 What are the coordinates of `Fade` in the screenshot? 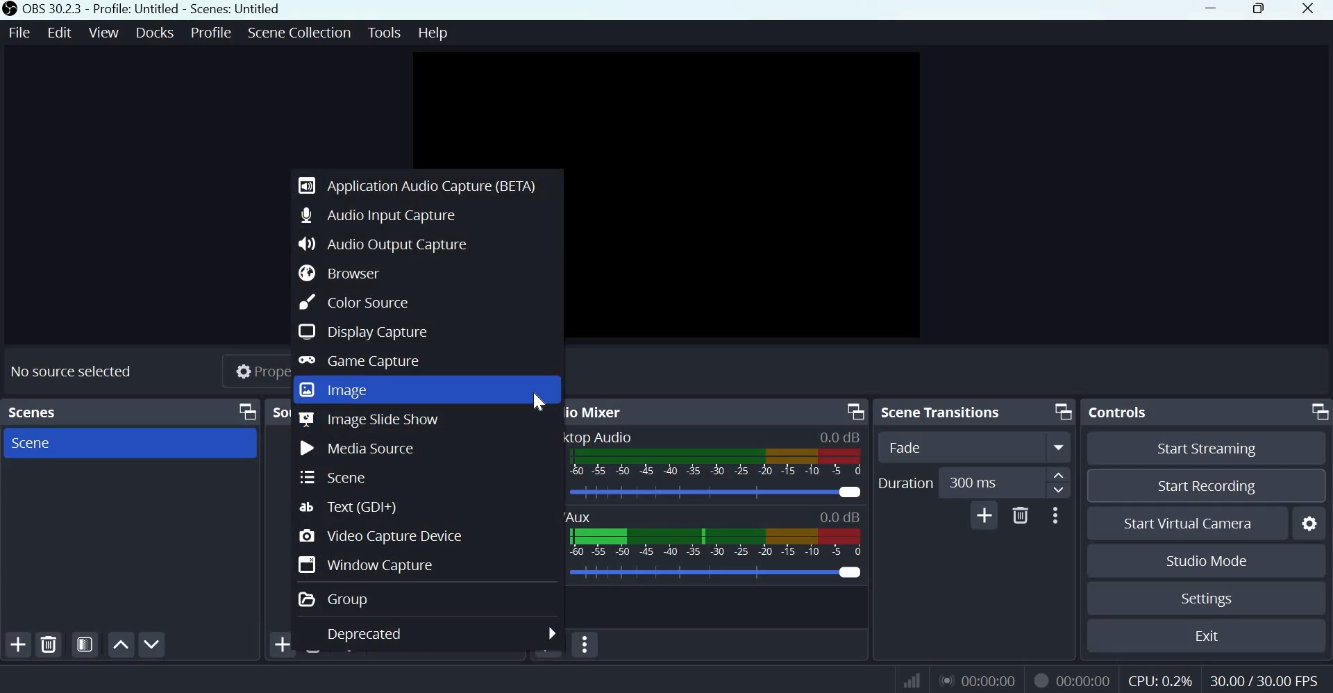 It's located at (956, 446).